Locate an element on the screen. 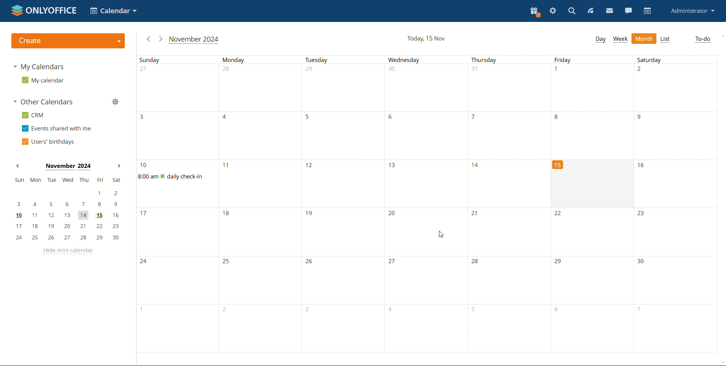 Image resolution: width=726 pixels, height=366 pixels. events shared with me is located at coordinates (56, 128).